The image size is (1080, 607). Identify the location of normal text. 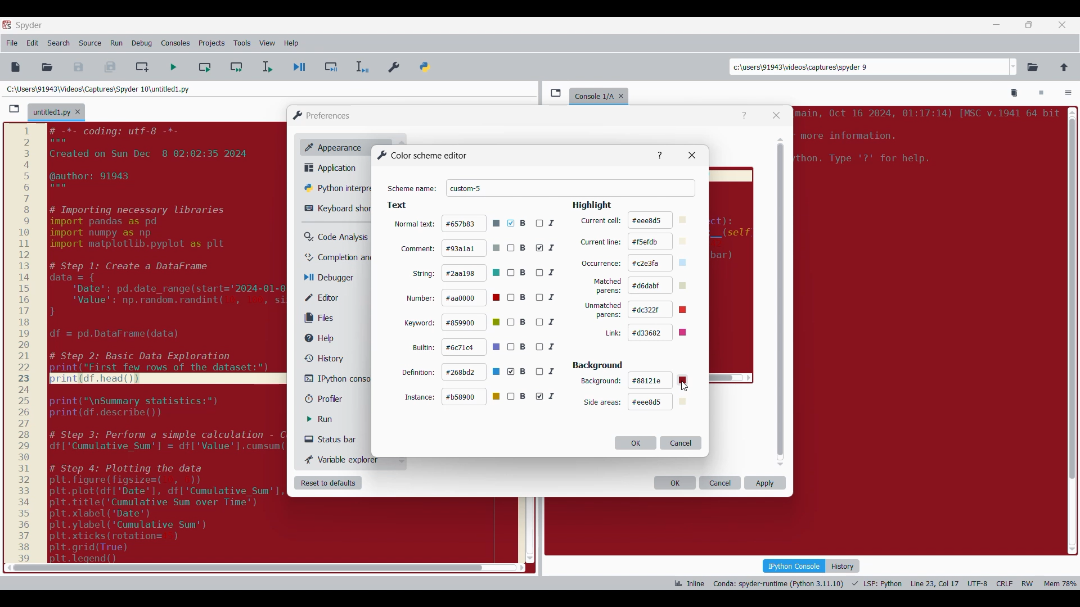
(414, 225).